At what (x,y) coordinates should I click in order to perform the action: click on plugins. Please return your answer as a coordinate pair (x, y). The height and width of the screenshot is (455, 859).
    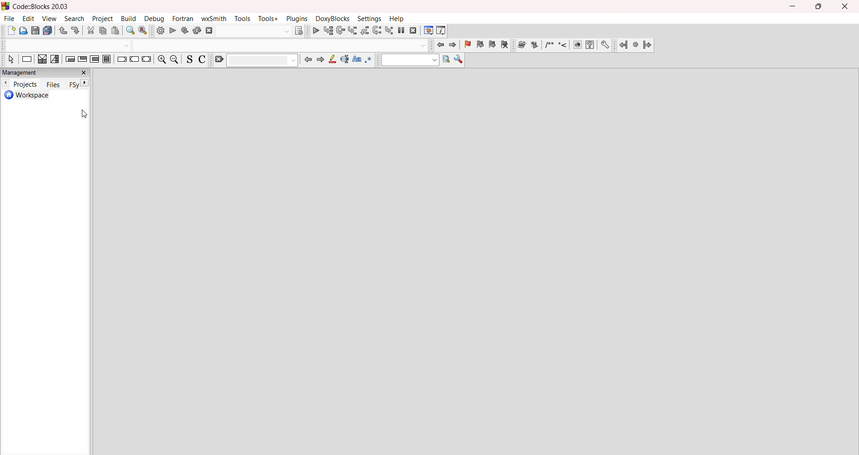
    Looking at the image, I should click on (297, 18).